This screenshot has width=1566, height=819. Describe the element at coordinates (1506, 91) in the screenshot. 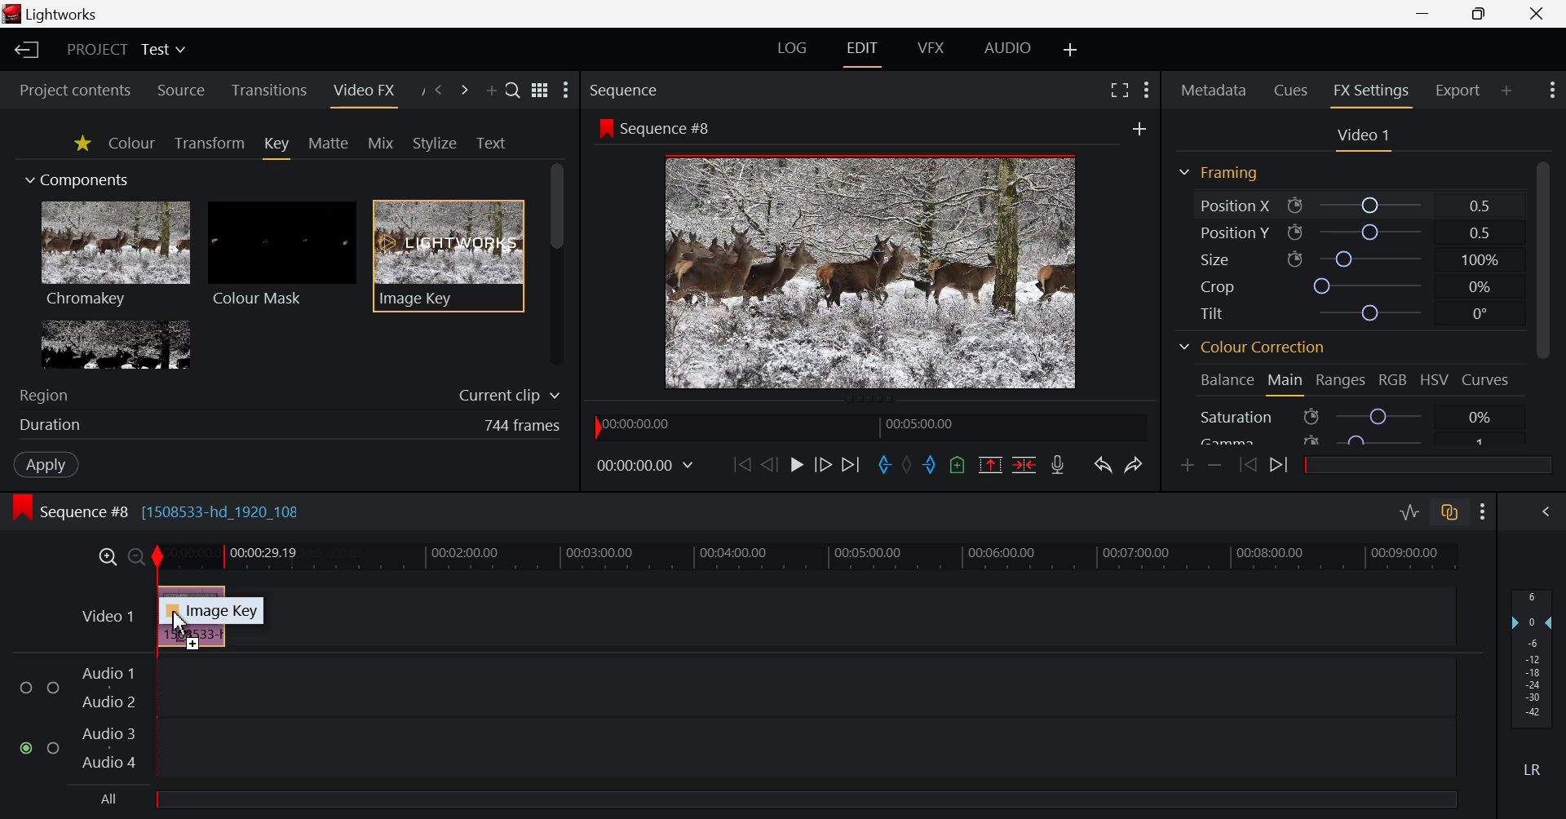

I see `Add Panel` at that location.